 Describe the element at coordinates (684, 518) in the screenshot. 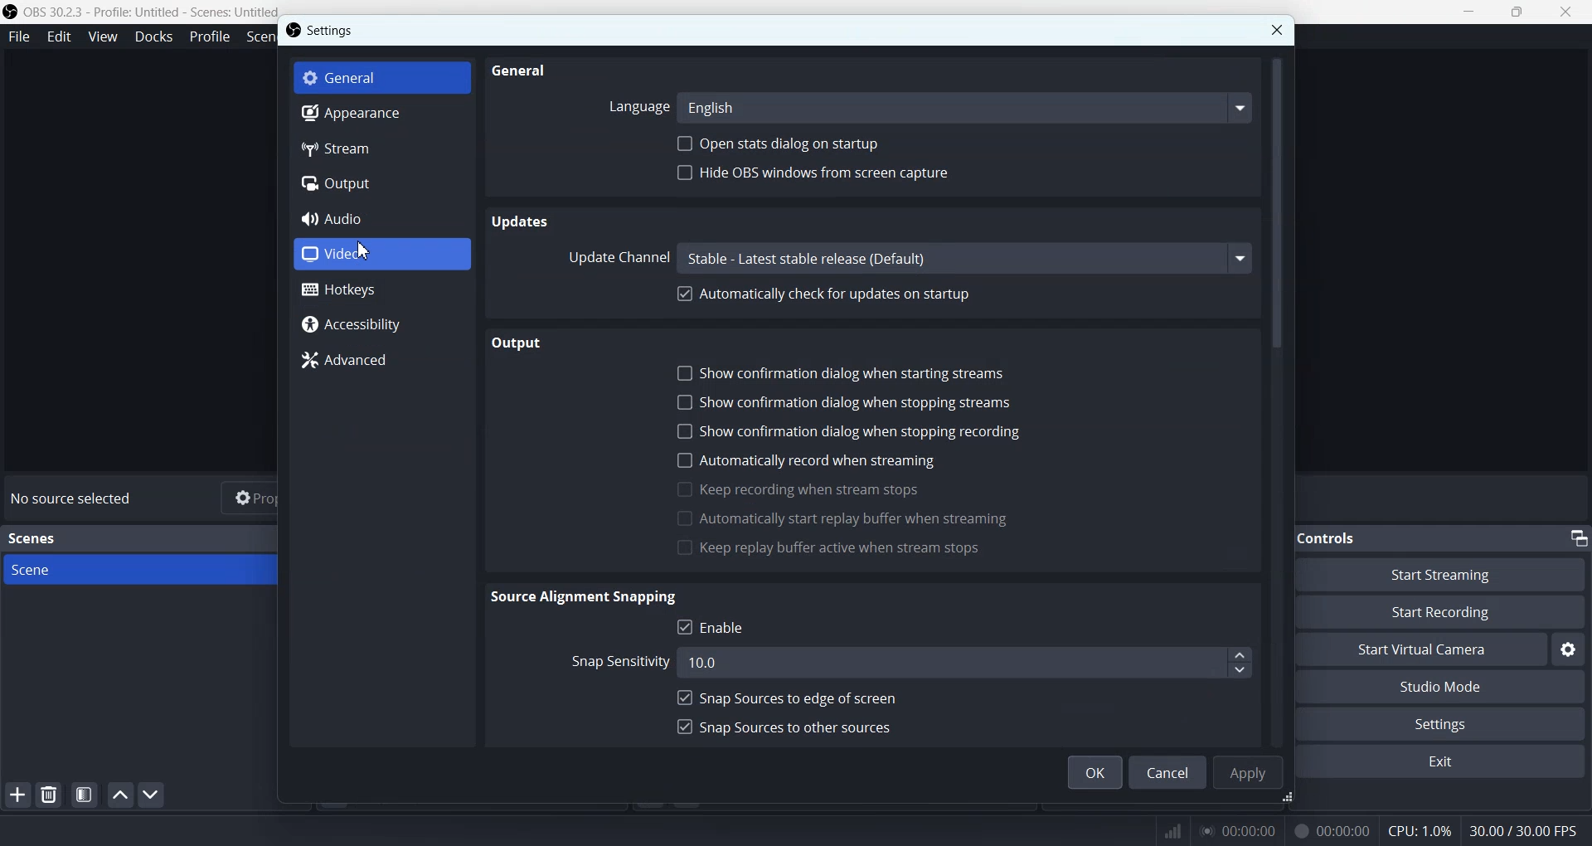

I see `checkbox` at that location.